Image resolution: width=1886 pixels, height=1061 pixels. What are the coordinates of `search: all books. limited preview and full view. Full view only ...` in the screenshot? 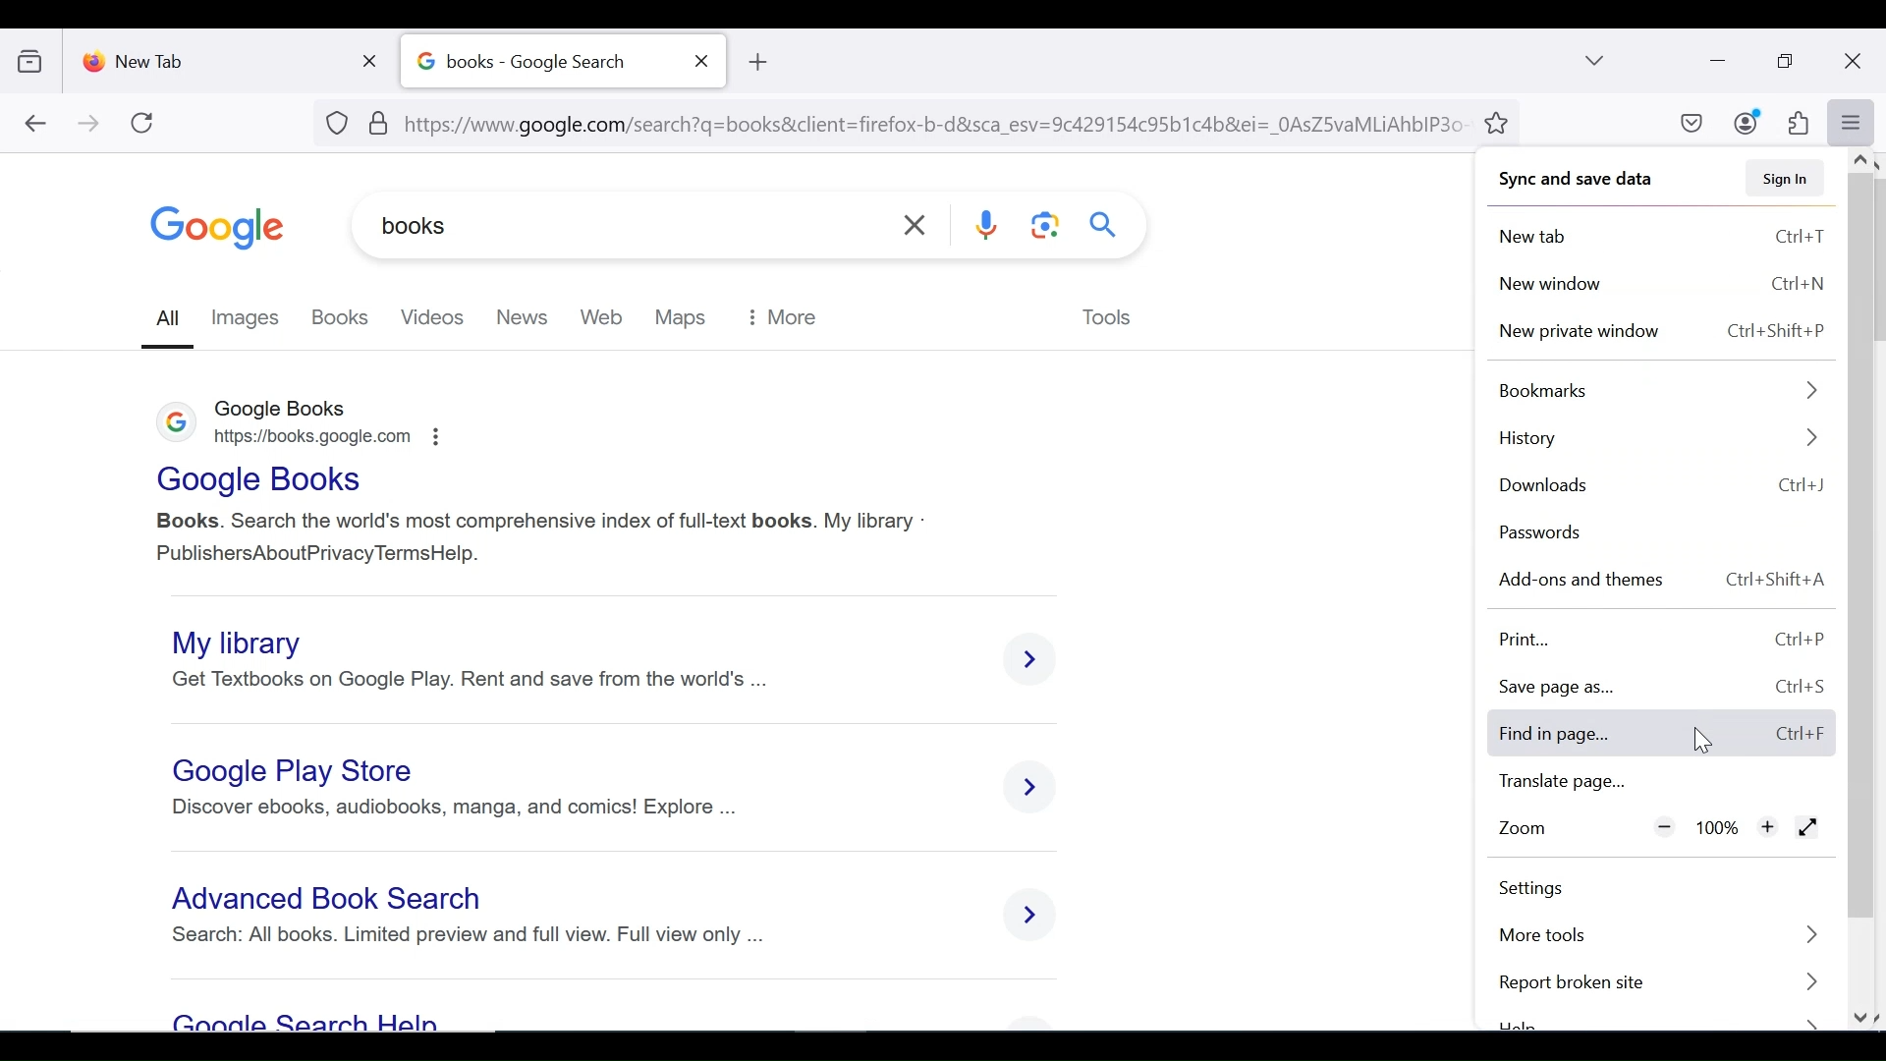 It's located at (470, 935).